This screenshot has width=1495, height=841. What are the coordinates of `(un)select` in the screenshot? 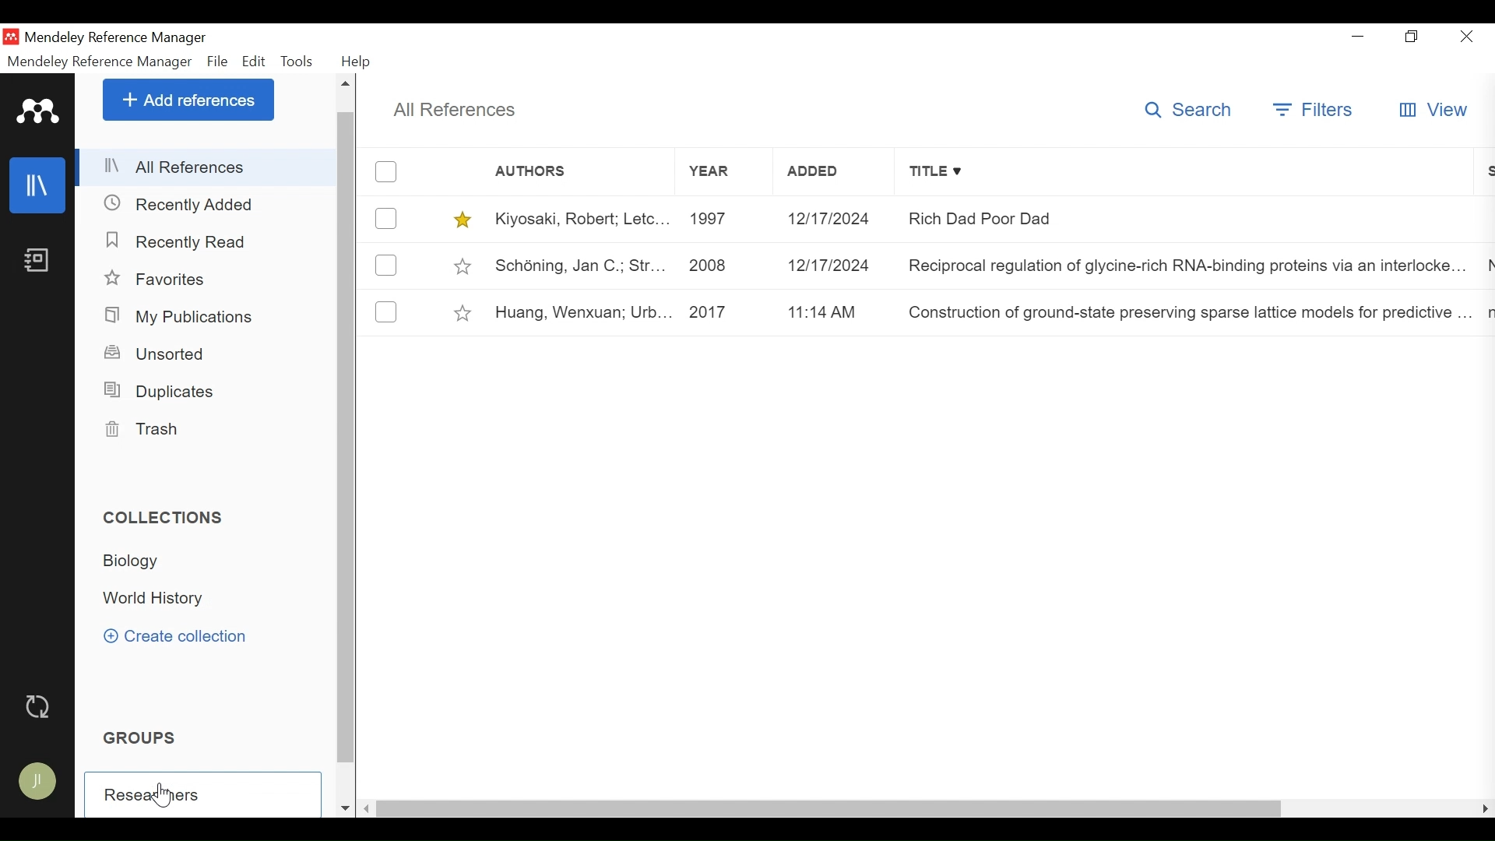 It's located at (389, 171).